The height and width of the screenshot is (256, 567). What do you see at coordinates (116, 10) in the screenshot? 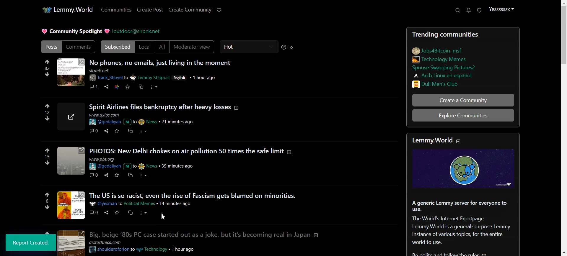
I see `Communities` at bounding box center [116, 10].